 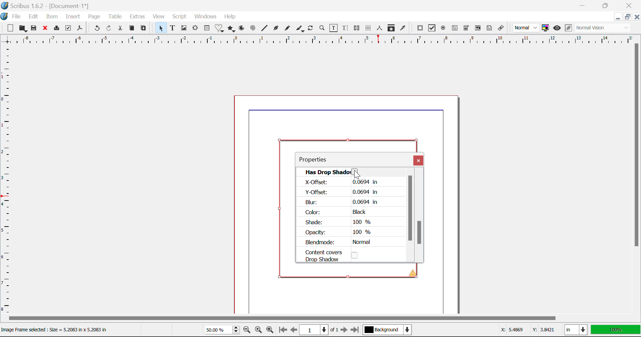 What do you see at coordinates (340, 182) in the screenshot?
I see `| X-Offset: 0.0694 in` at bounding box center [340, 182].